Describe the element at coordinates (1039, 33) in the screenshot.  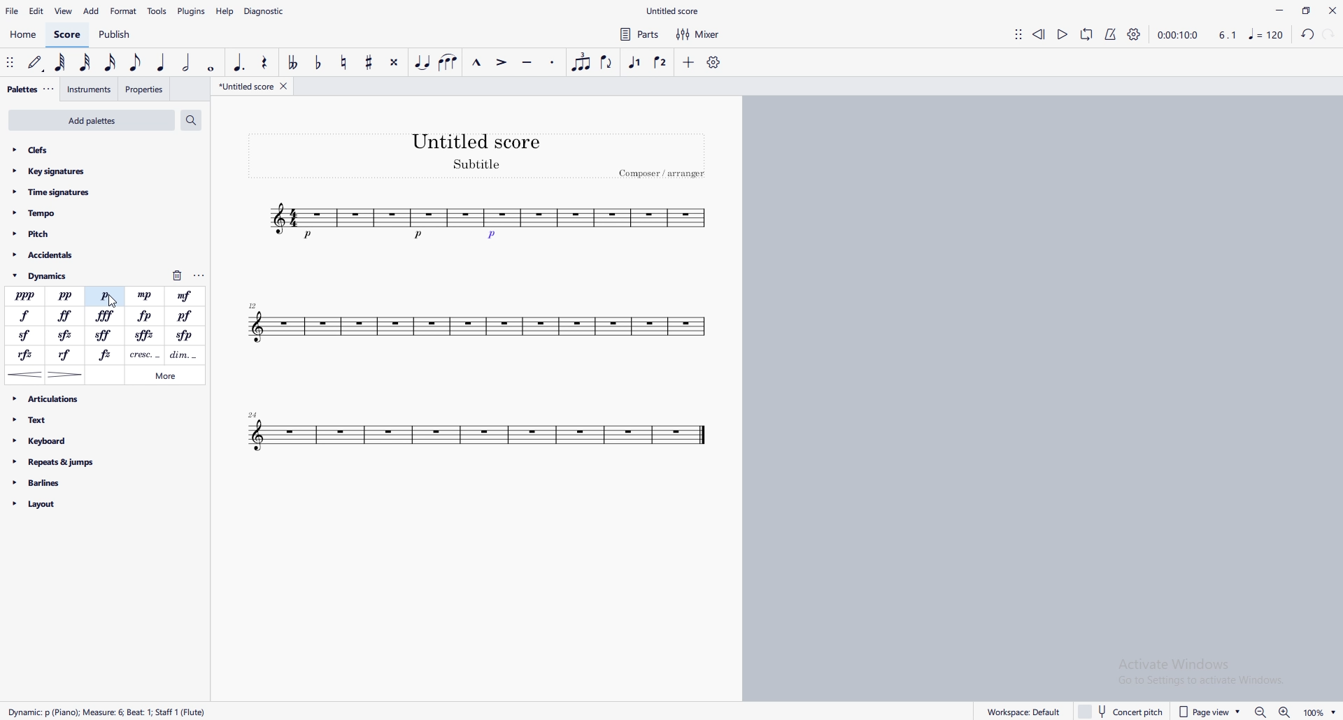
I see `rewind` at that location.